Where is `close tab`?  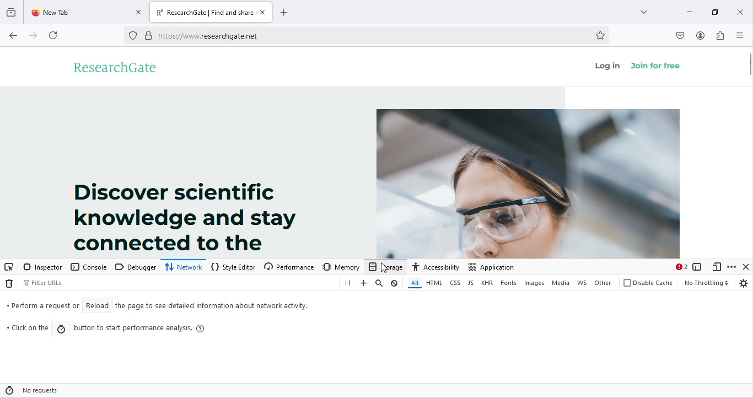 close tab is located at coordinates (263, 13).